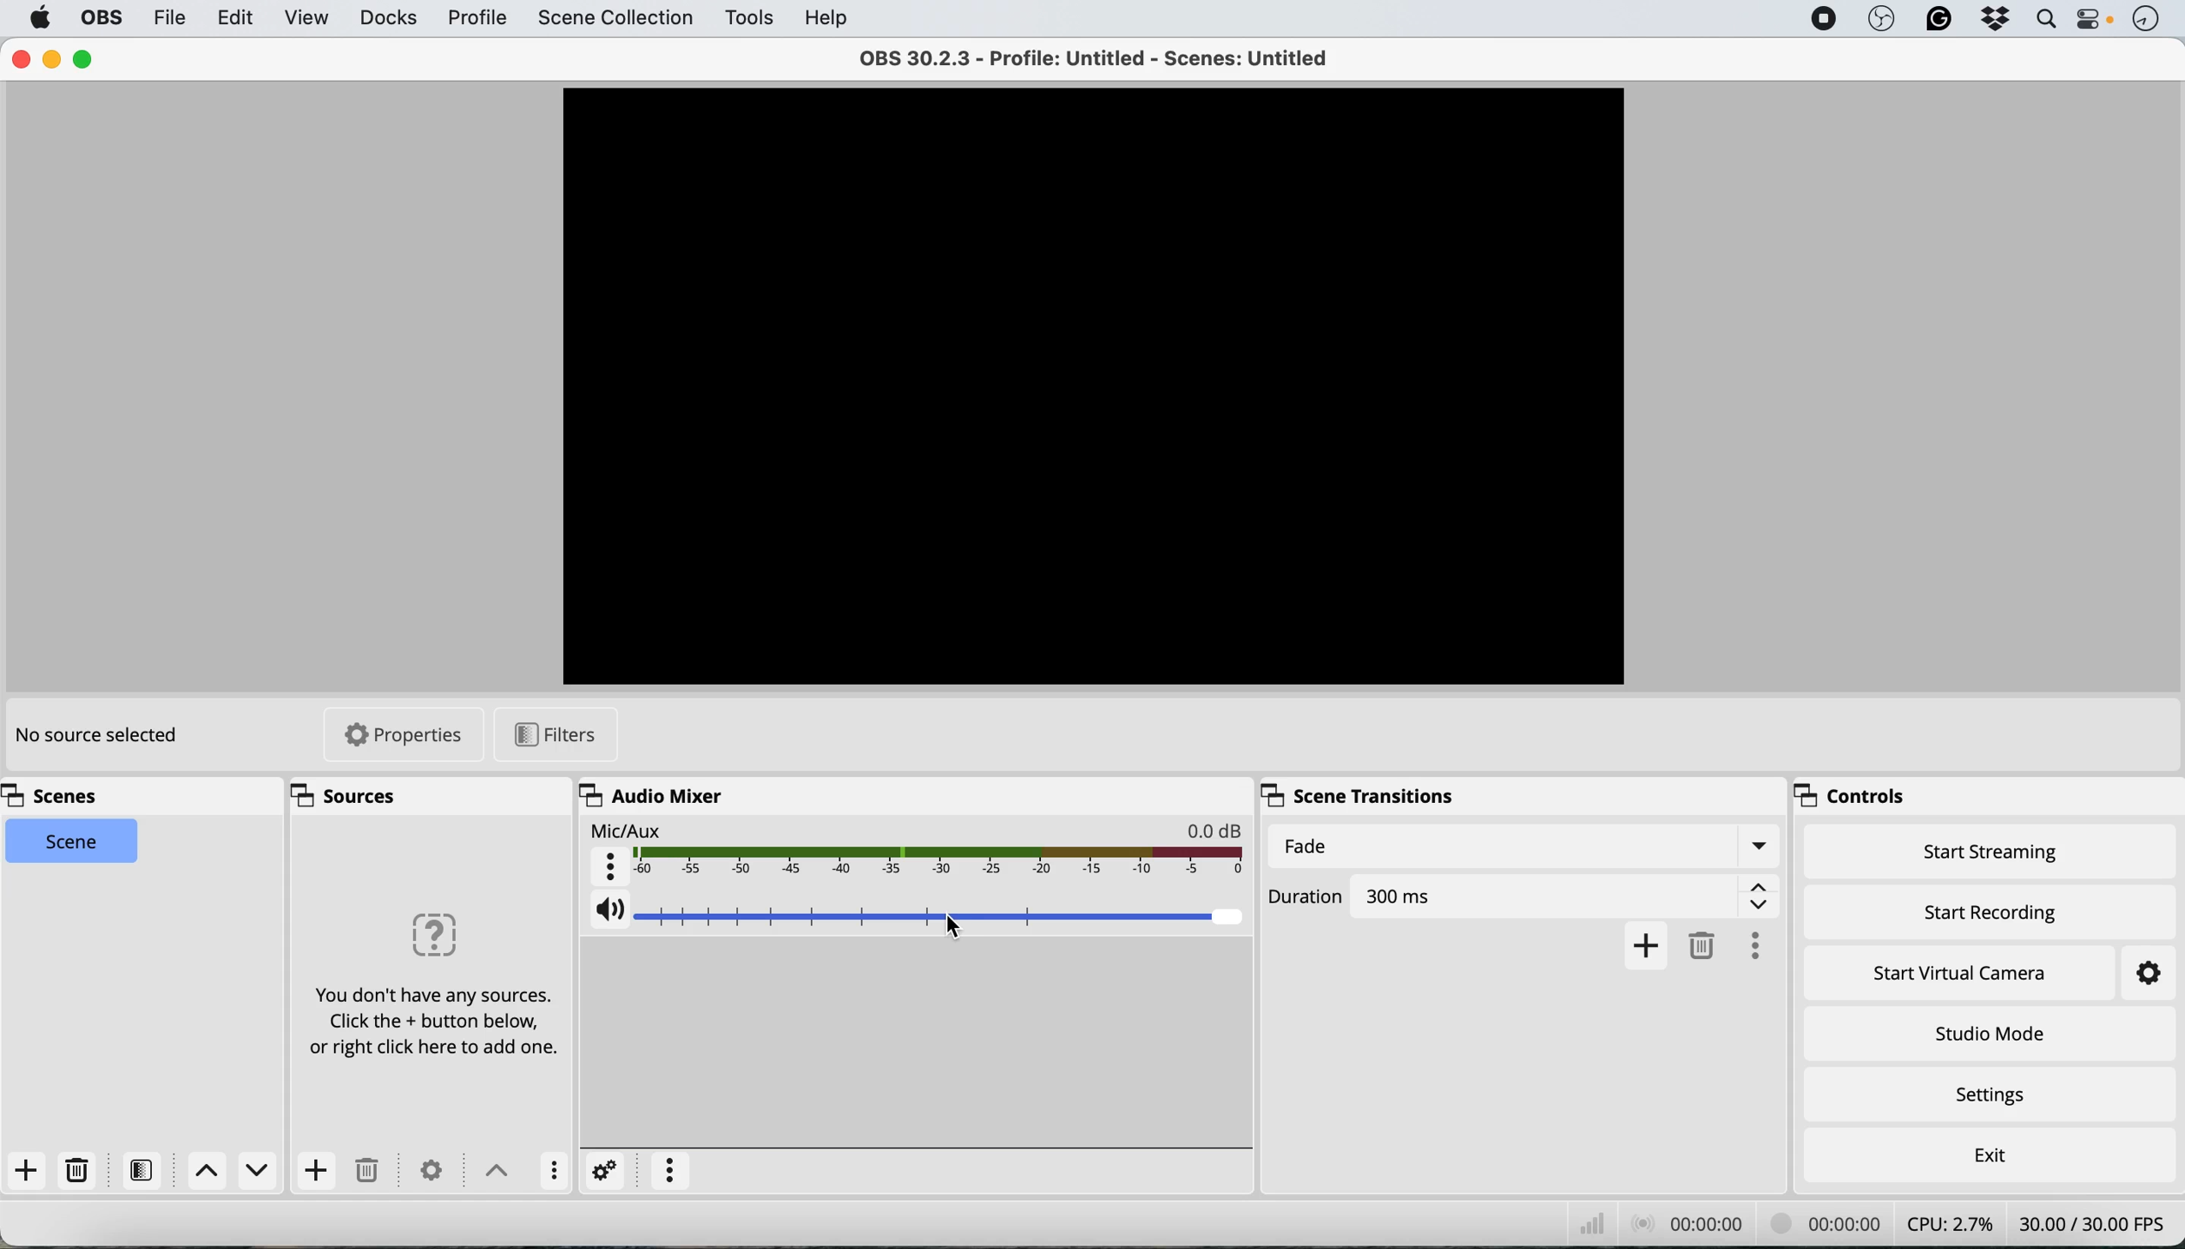  What do you see at coordinates (143, 1170) in the screenshot?
I see `filters` at bounding box center [143, 1170].